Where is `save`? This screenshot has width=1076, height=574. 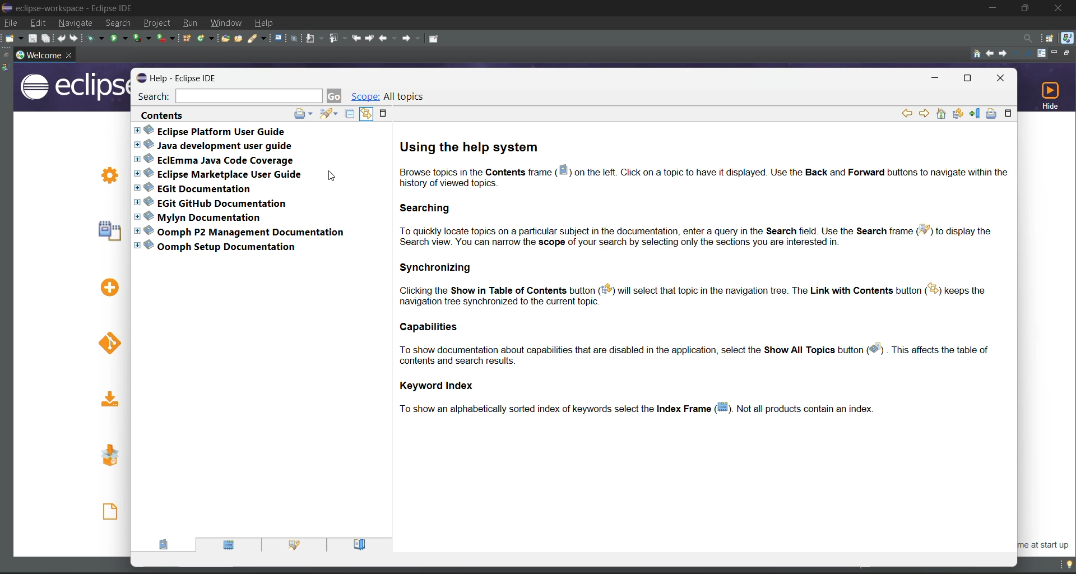 save is located at coordinates (33, 38).